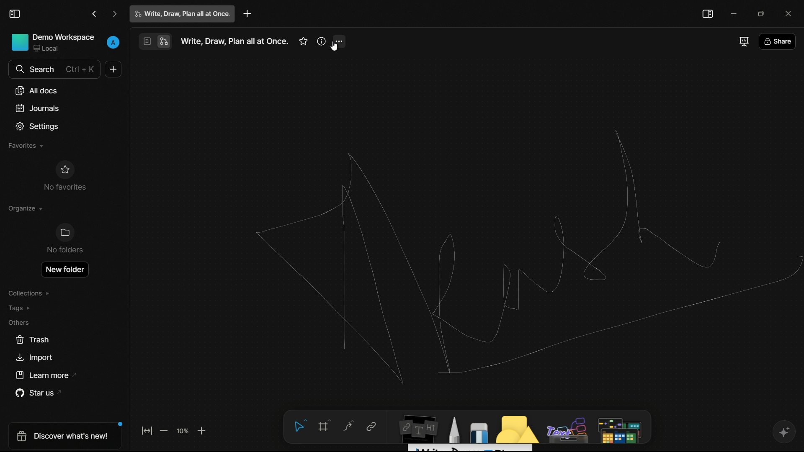  I want to click on discover what's new, so click(65, 434).